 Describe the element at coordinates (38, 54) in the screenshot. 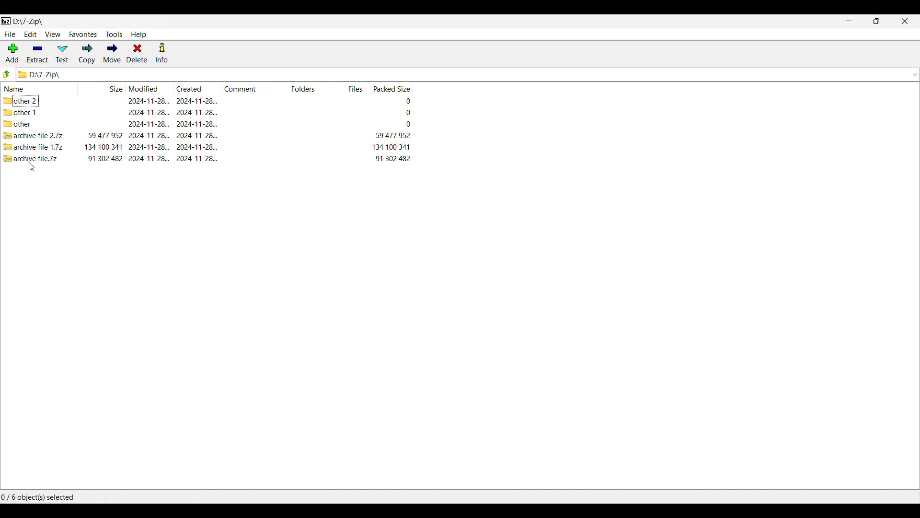

I see `Extract` at that location.